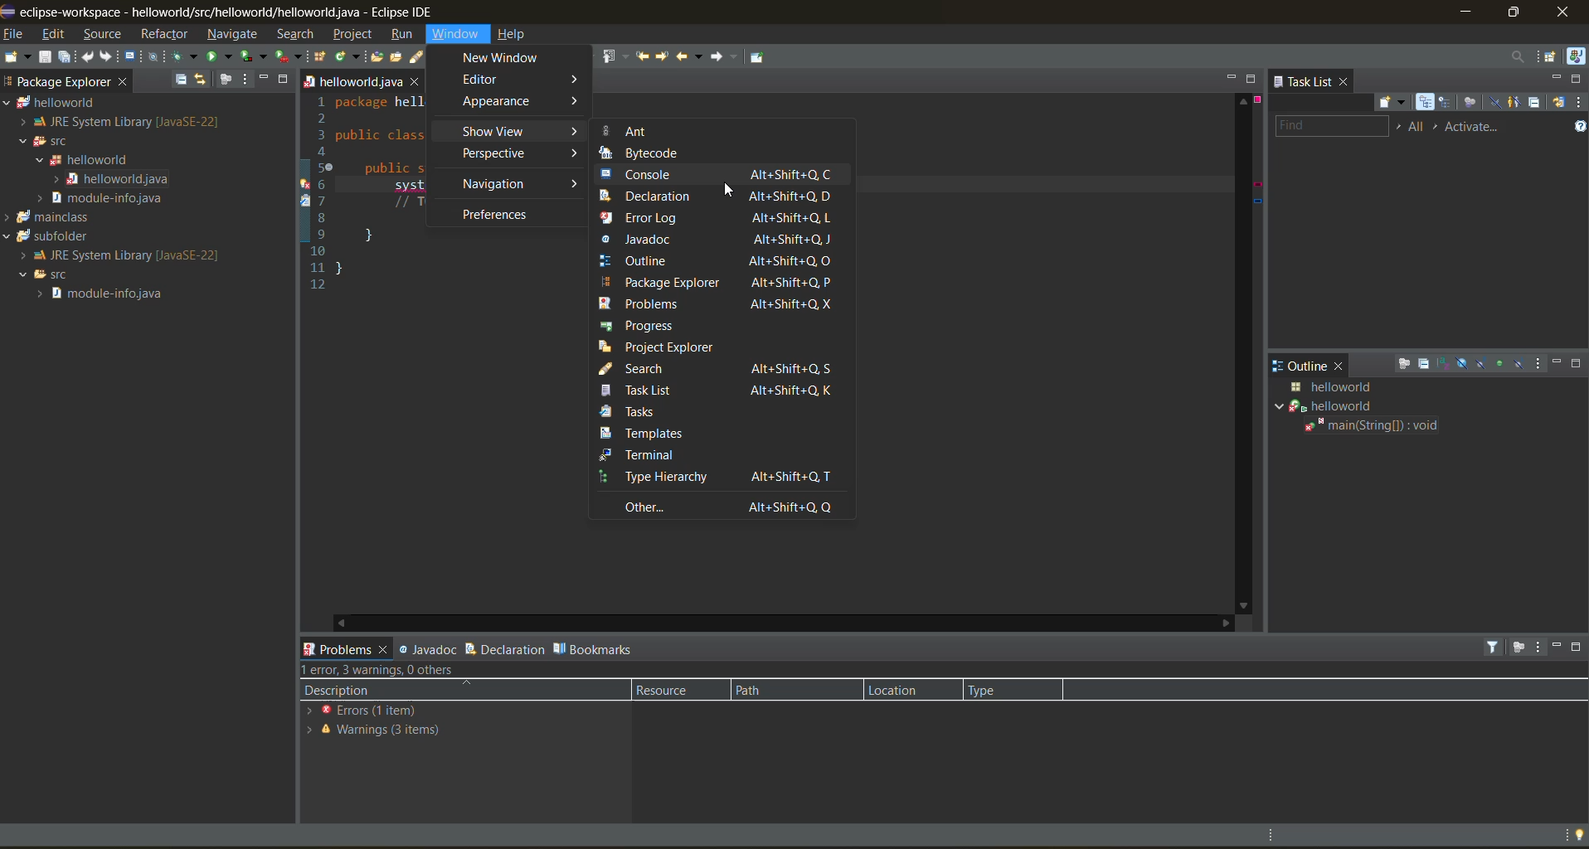  I want to click on cursor, so click(729, 192).